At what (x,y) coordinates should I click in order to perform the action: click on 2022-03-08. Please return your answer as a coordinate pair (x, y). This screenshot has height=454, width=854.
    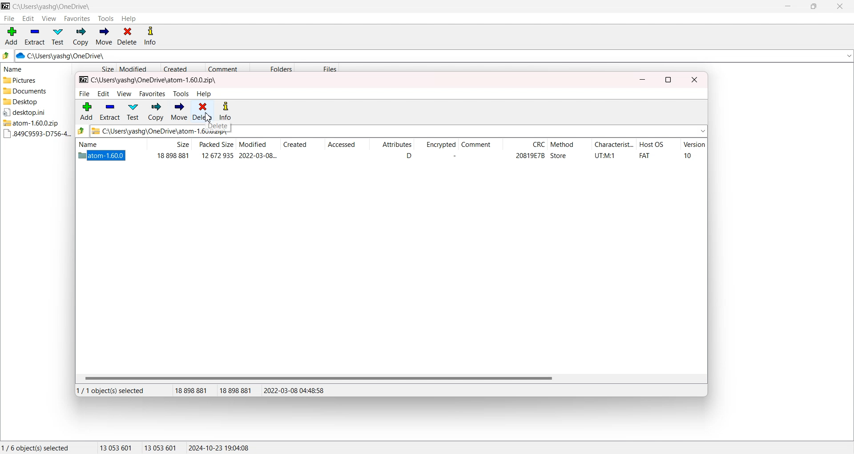
    Looking at the image, I should click on (258, 155).